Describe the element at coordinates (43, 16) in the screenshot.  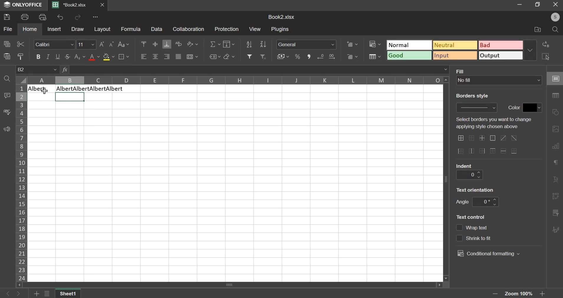
I see `print preview` at that location.